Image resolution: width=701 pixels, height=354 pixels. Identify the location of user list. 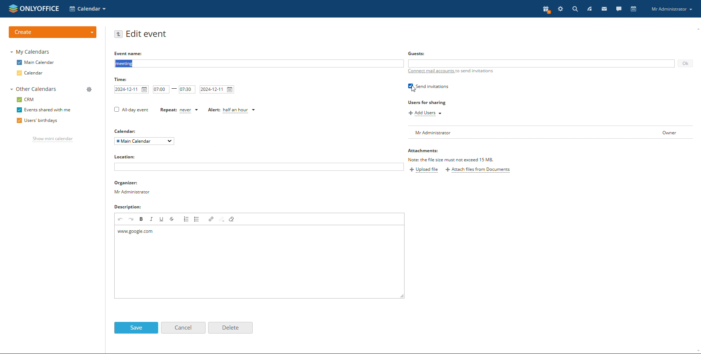
(551, 132).